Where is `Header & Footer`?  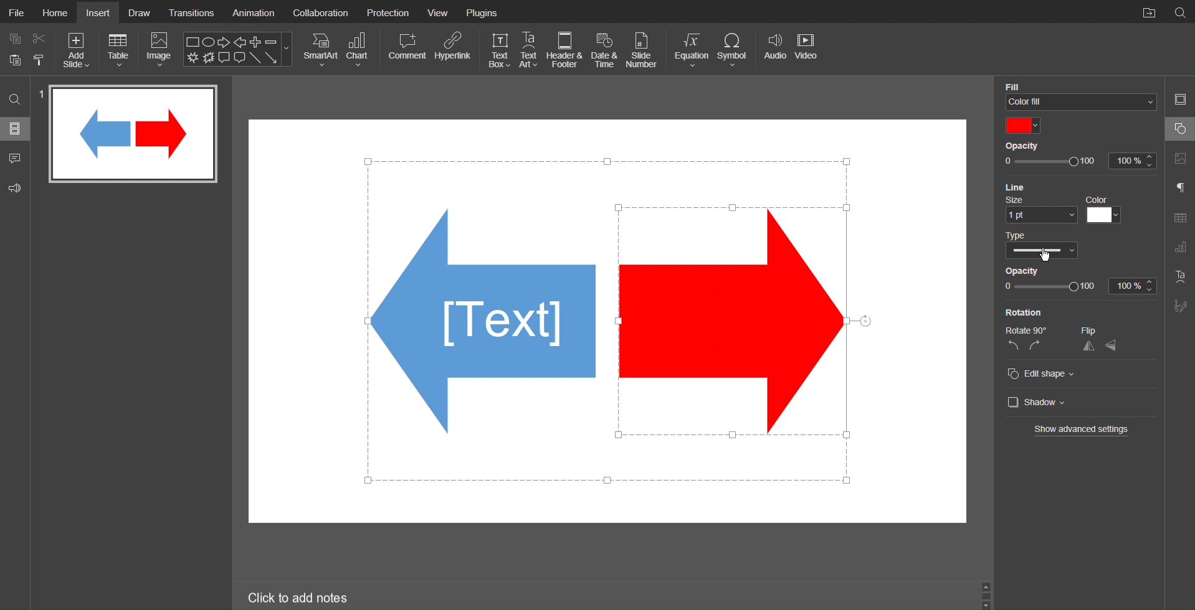
Header & Footer is located at coordinates (566, 50).